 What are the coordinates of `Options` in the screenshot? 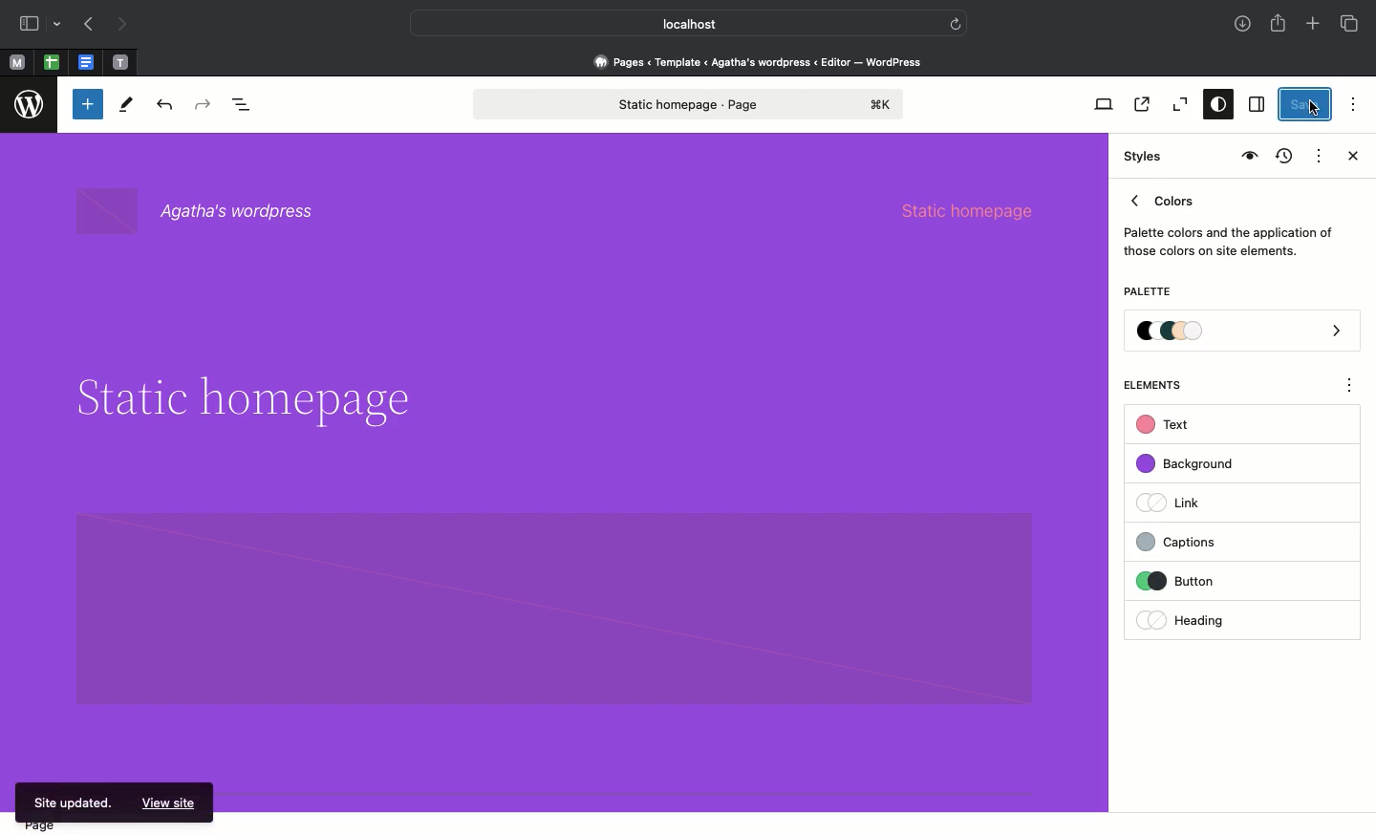 It's located at (1351, 101).